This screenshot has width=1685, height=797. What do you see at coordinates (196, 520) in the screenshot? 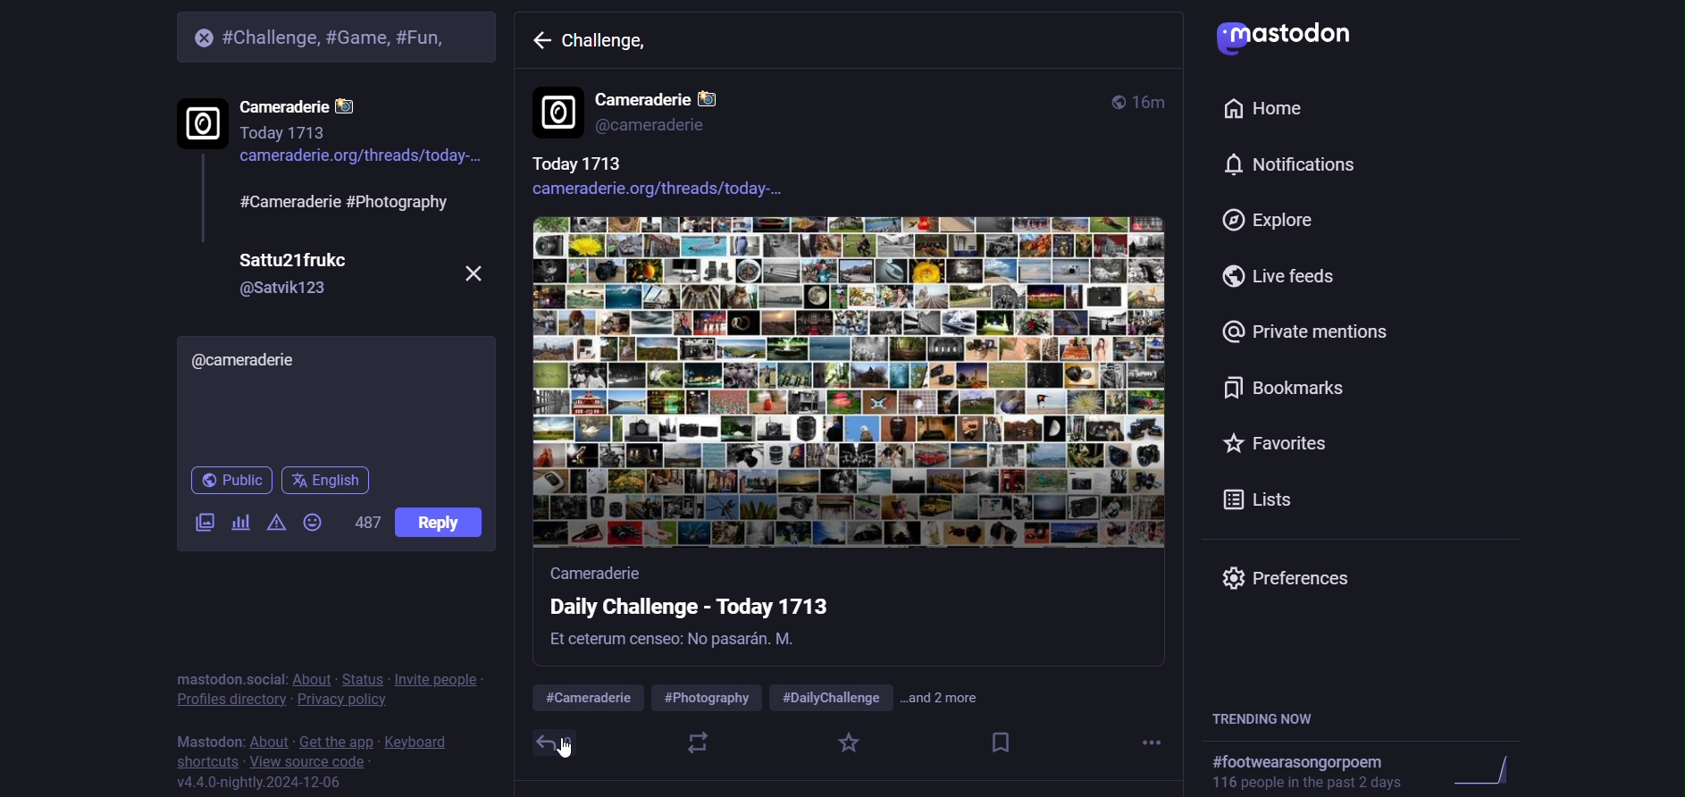
I see `image/video` at bounding box center [196, 520].